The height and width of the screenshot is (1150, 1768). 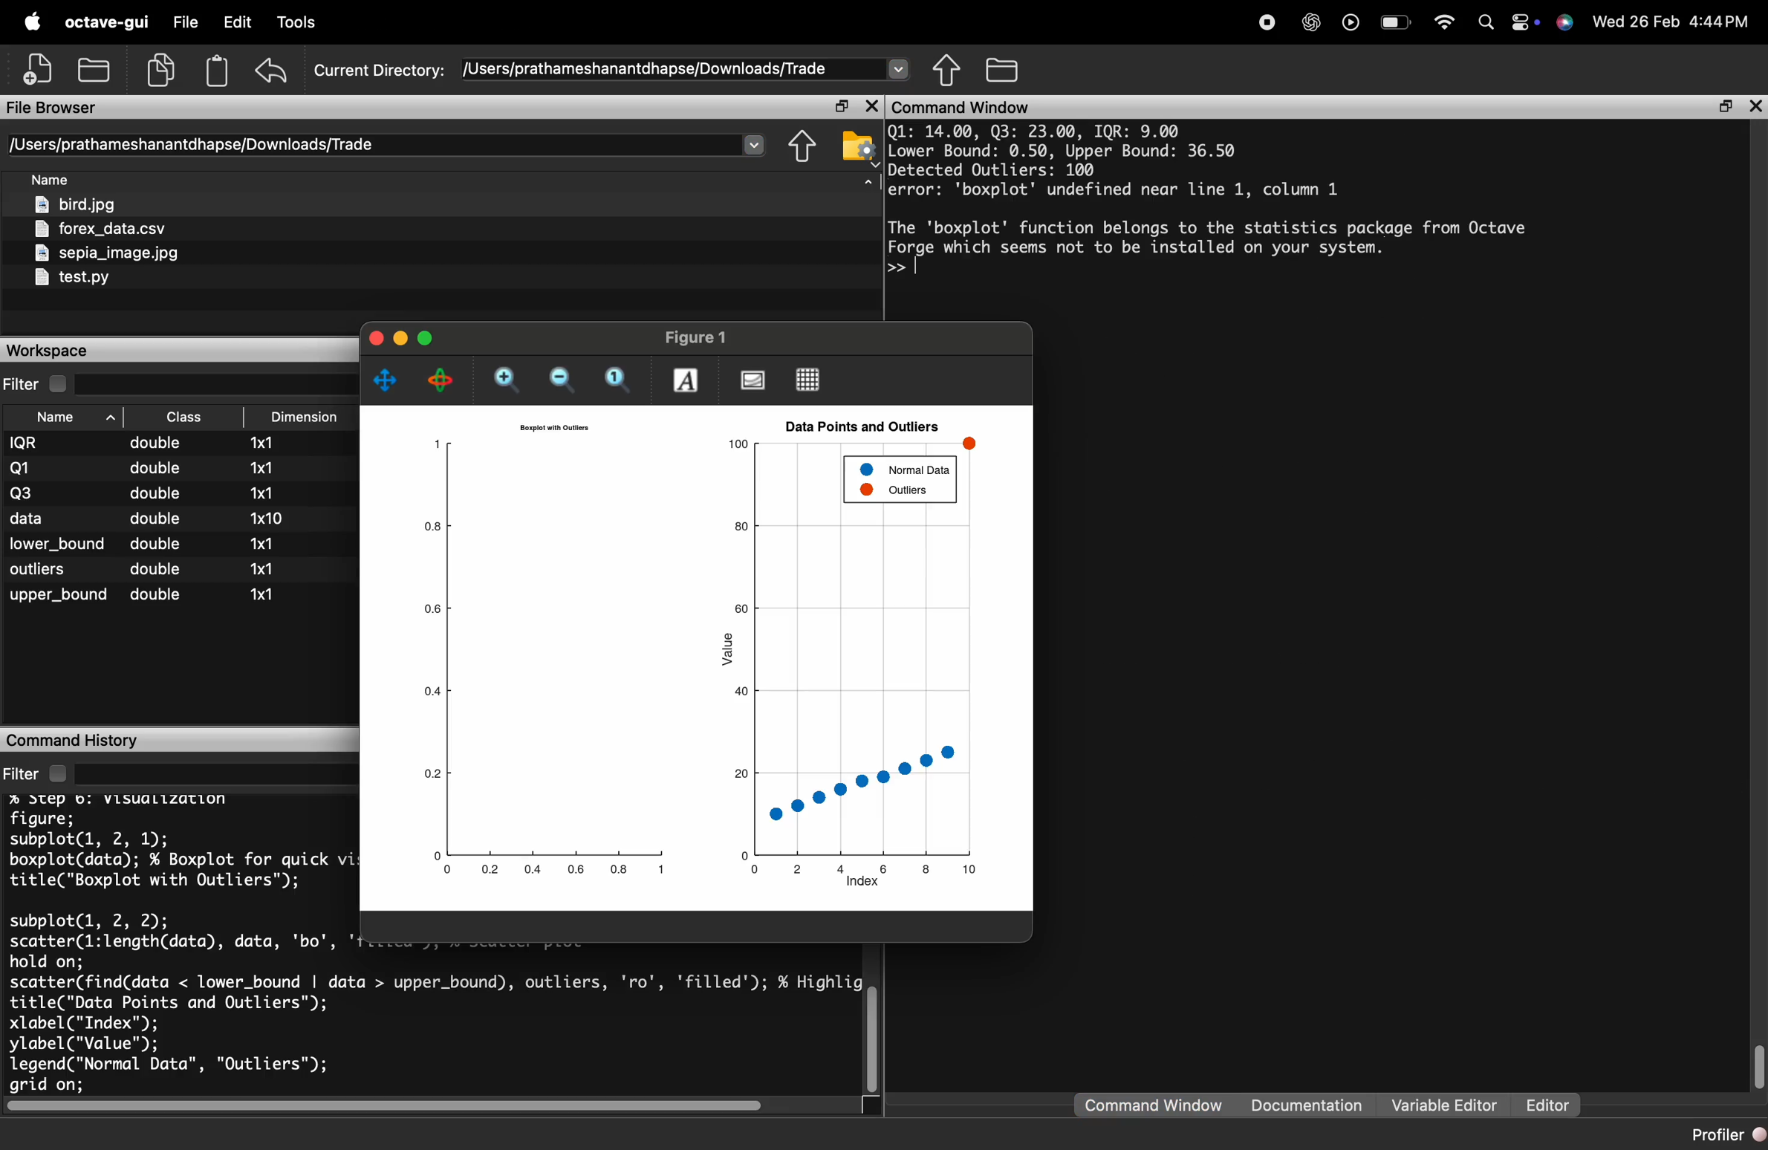 What do you see at coordinates (1525, 24) in the screenshot?
I see `action center` at bounding box center [1525, 24].